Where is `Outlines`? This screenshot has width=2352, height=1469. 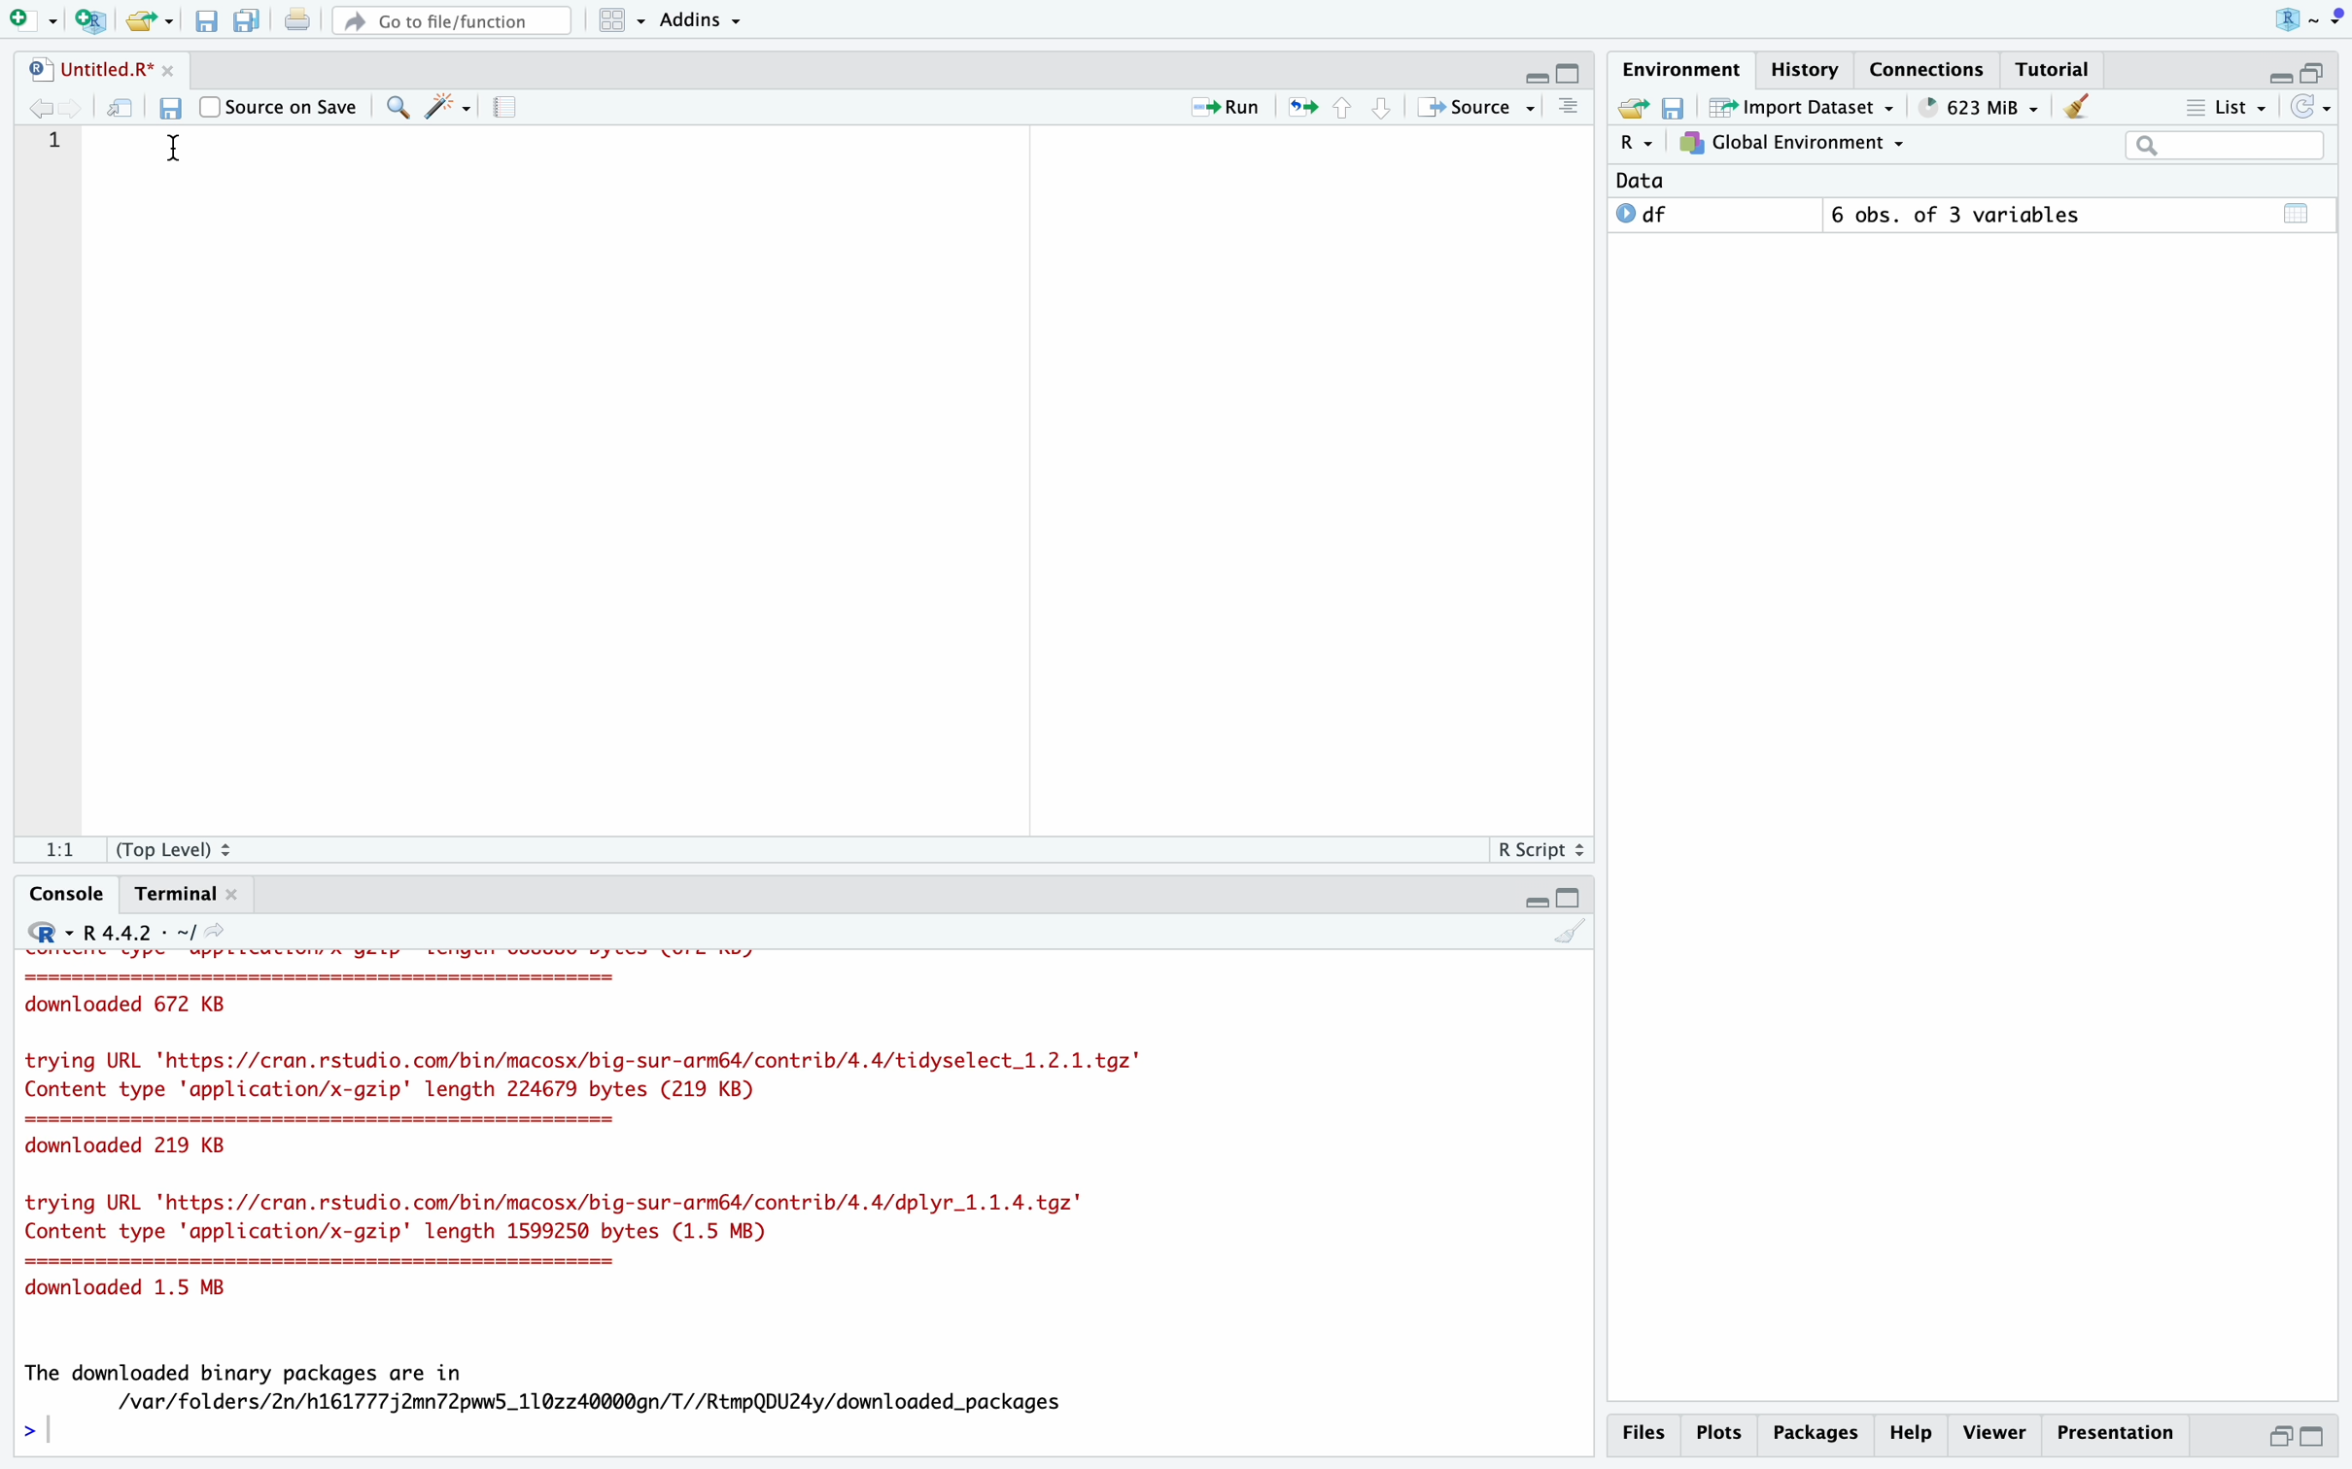
Outlines is located at coordinates (1572, 107).